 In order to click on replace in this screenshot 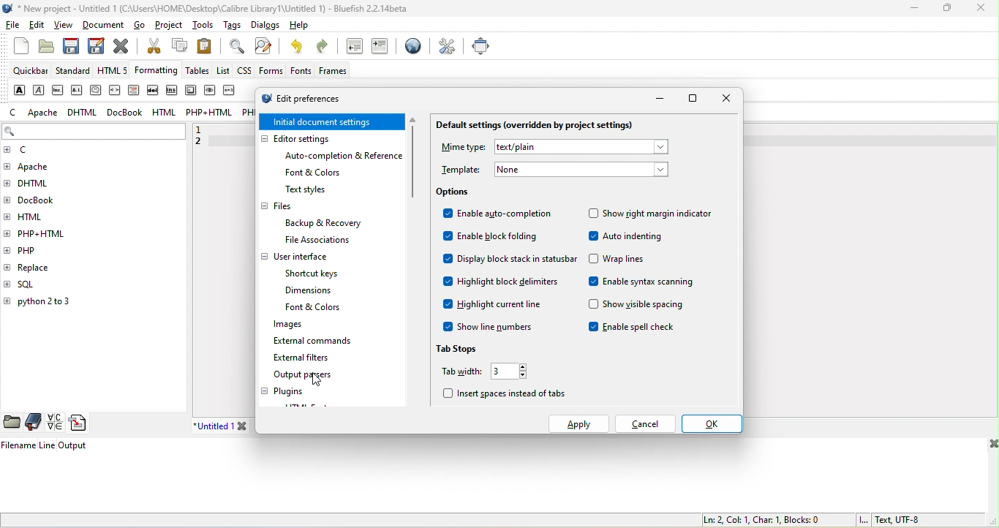, I will do `click(58, 265)`.